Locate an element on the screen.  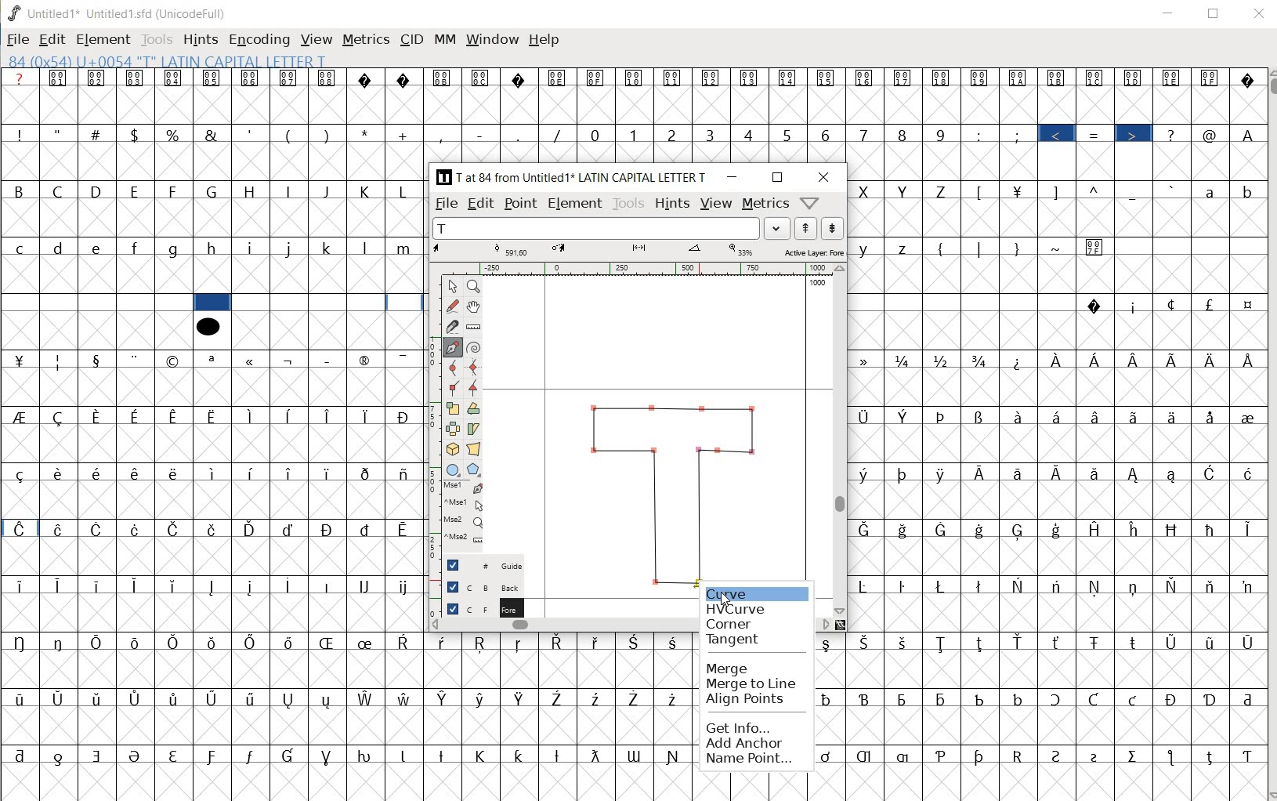
2 is located at coordinates (674, 135).